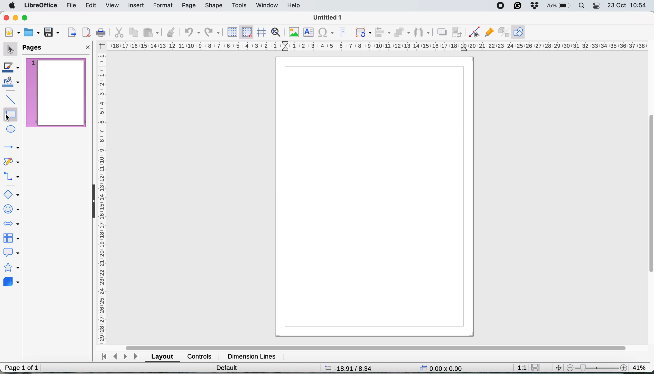  What do you see at coordinates (345, 31) in the screenshot?
I see `insert fontwork text` at bounding box center [345, 31].